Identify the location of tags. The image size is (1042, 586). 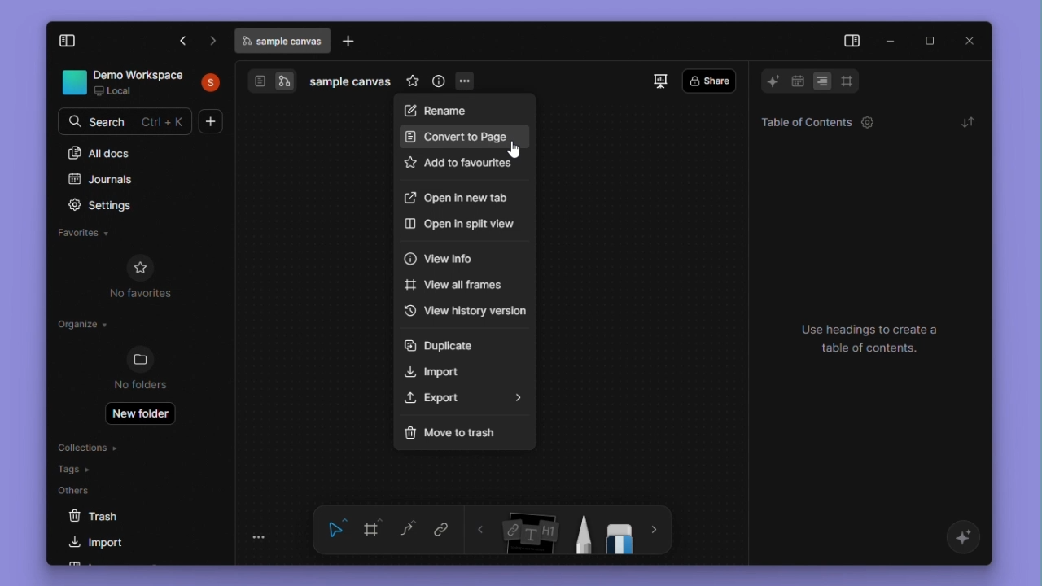
(75, 469).